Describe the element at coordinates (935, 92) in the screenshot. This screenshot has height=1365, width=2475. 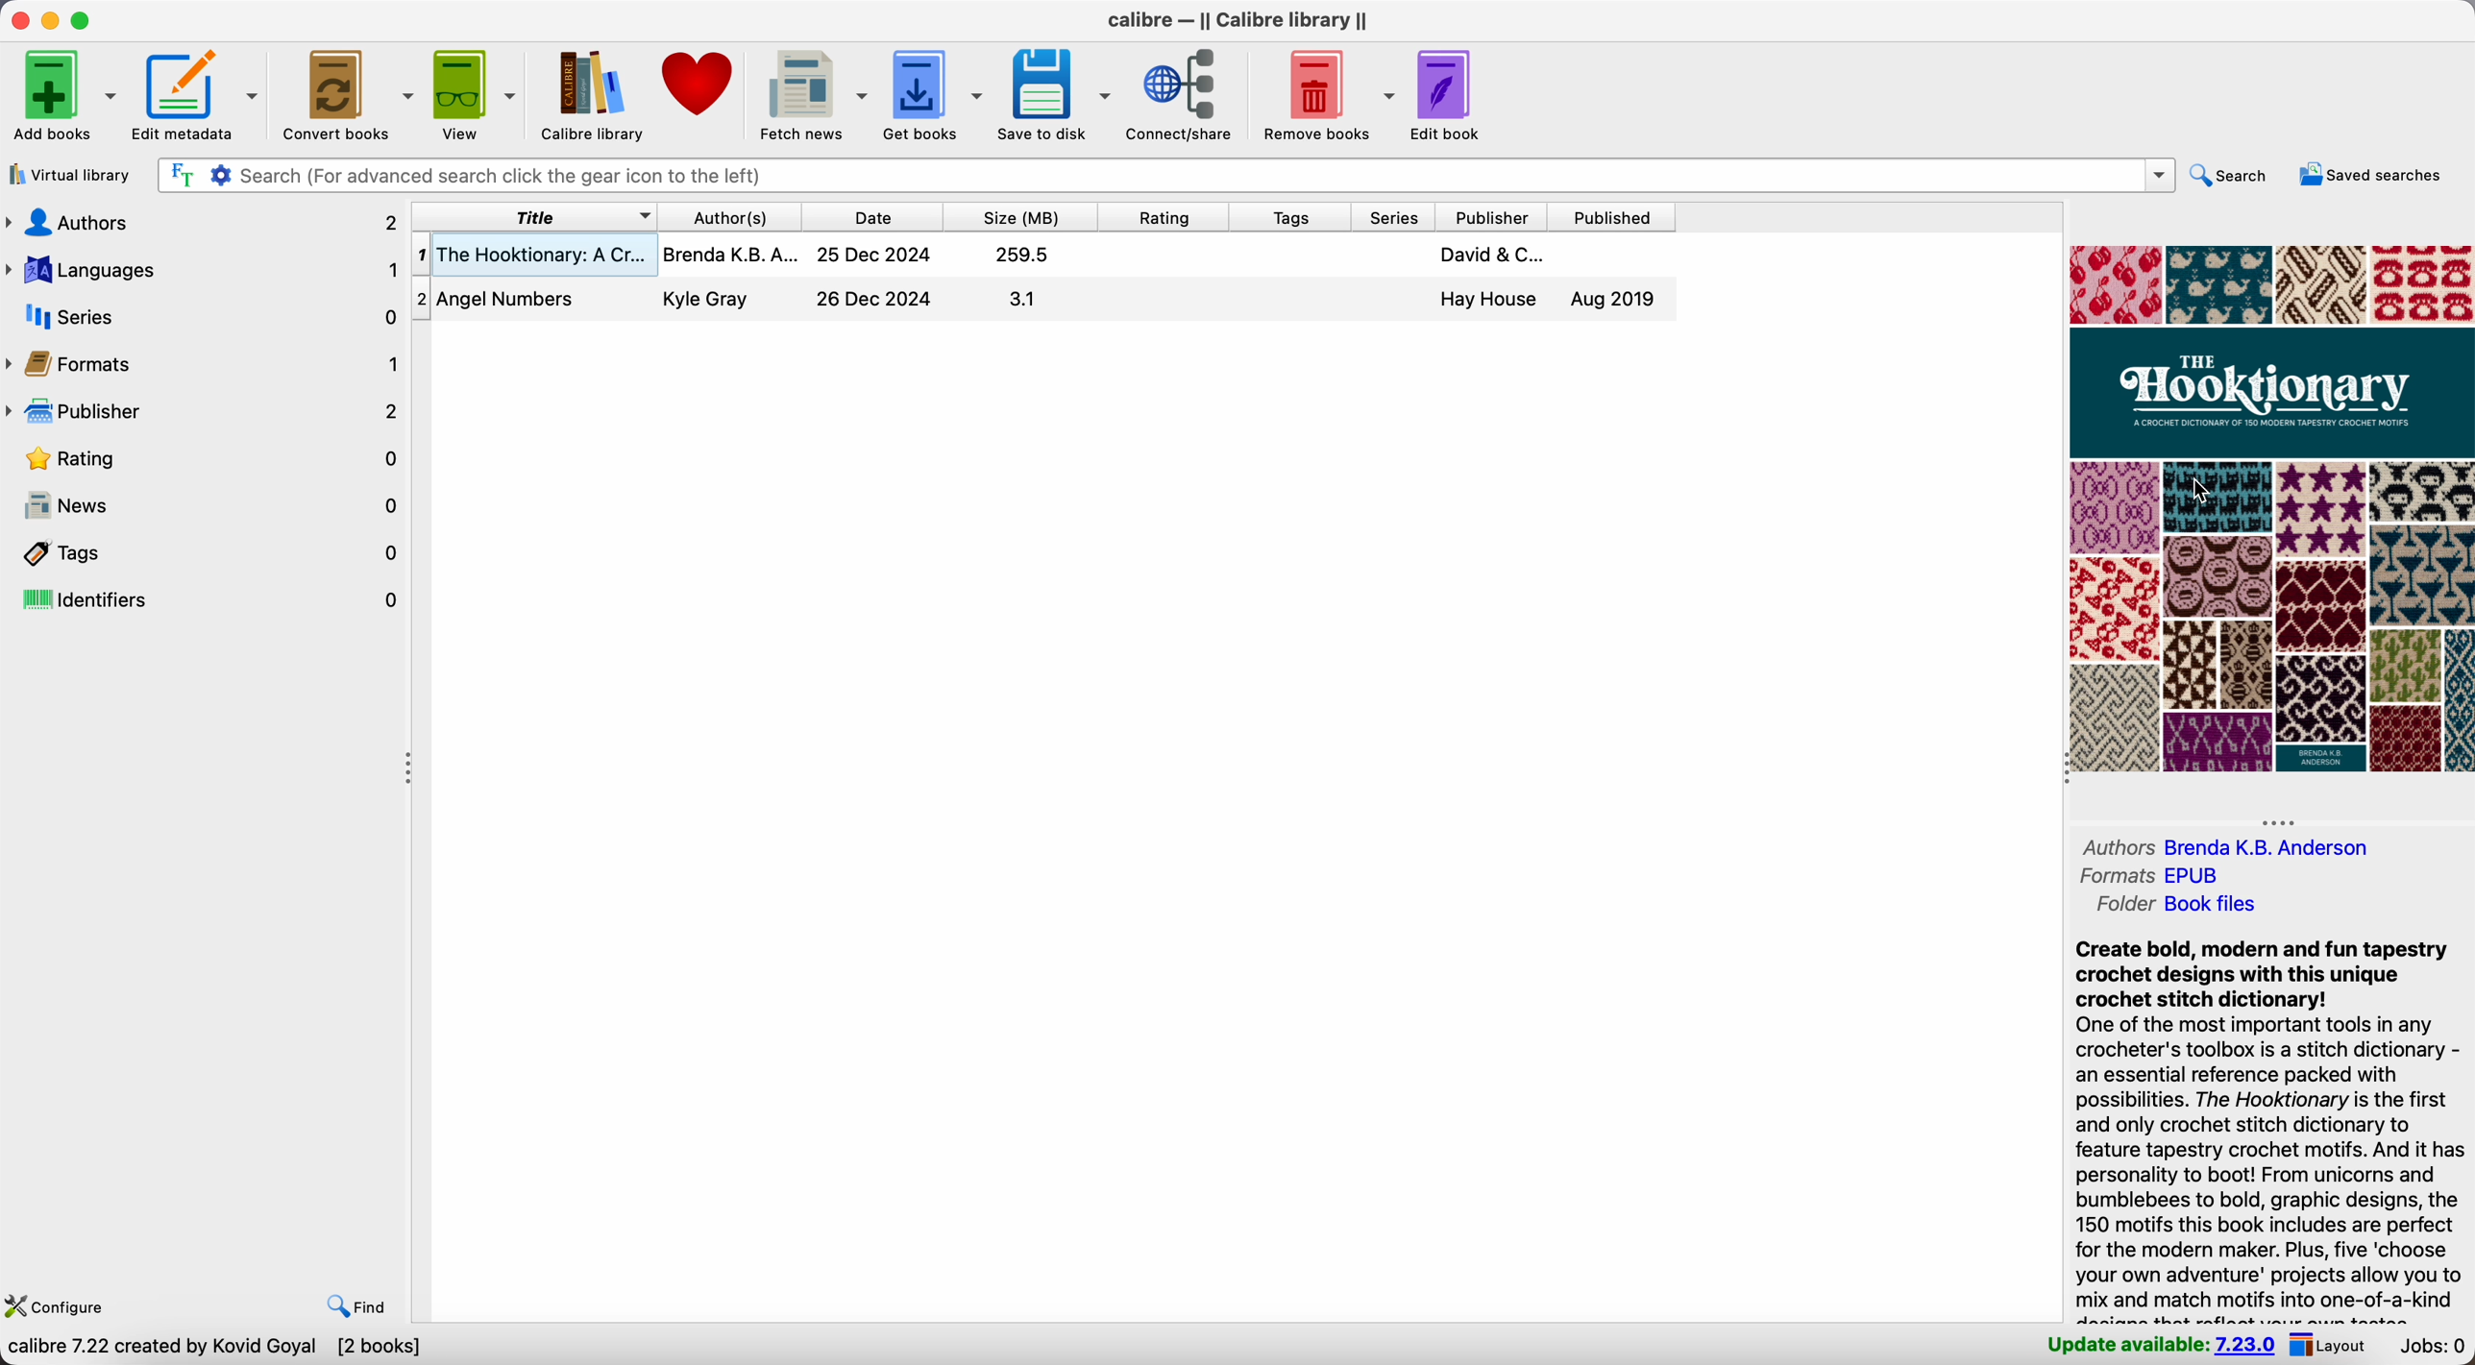
I see `get books` at that location.